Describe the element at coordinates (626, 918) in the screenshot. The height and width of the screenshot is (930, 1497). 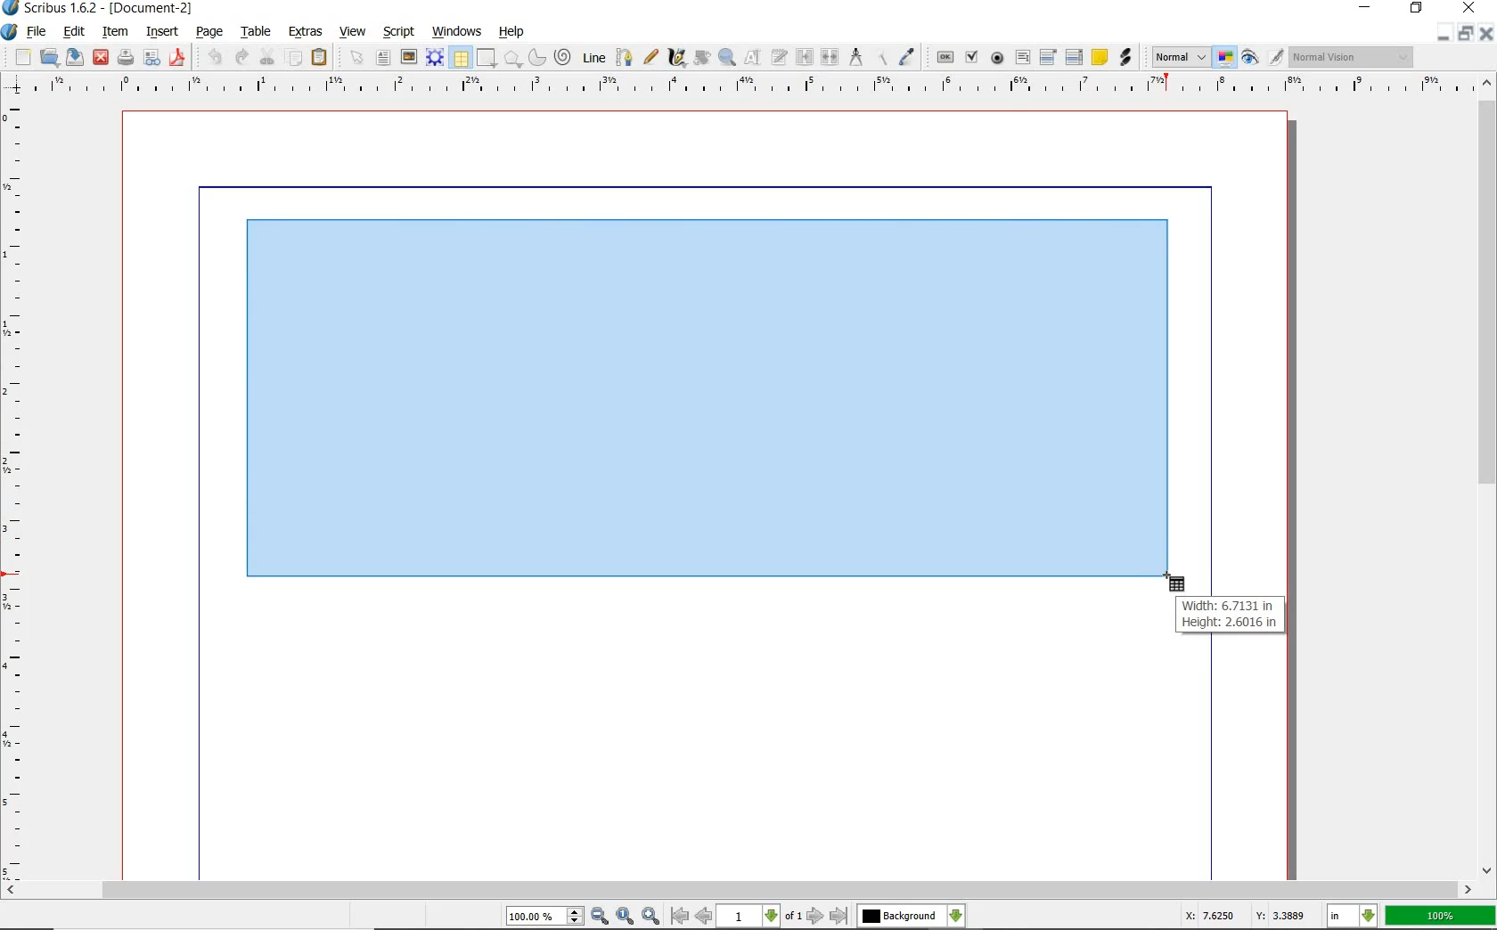
I see `zoom to` at that location.